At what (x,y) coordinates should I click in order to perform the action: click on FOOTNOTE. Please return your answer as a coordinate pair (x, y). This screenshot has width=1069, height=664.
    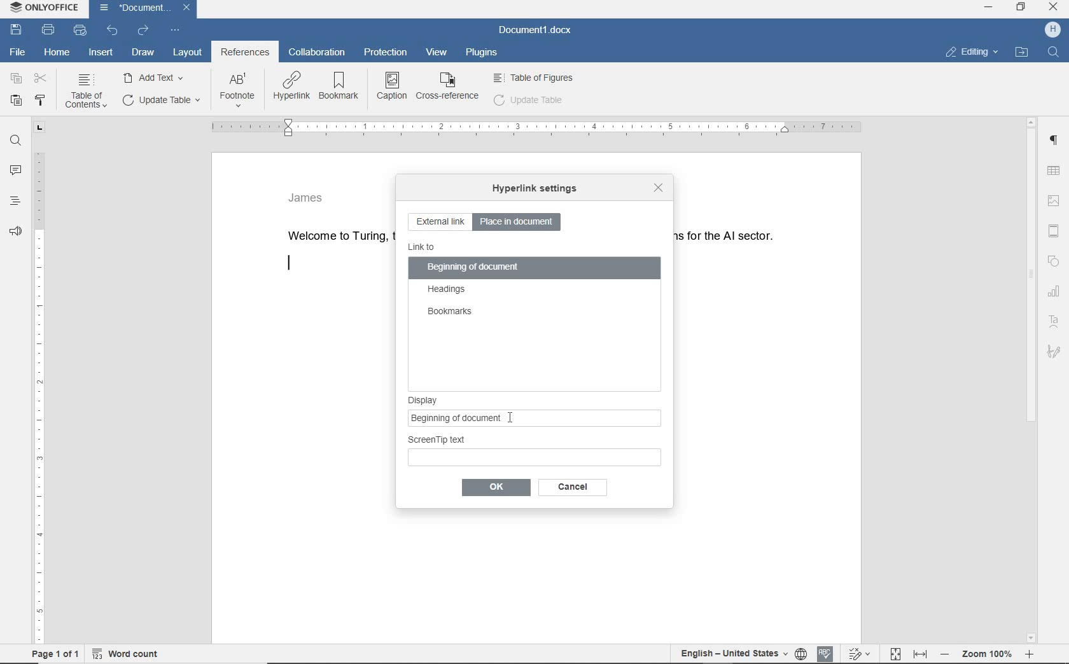
    Looking at the image, I should click on (237, 93).